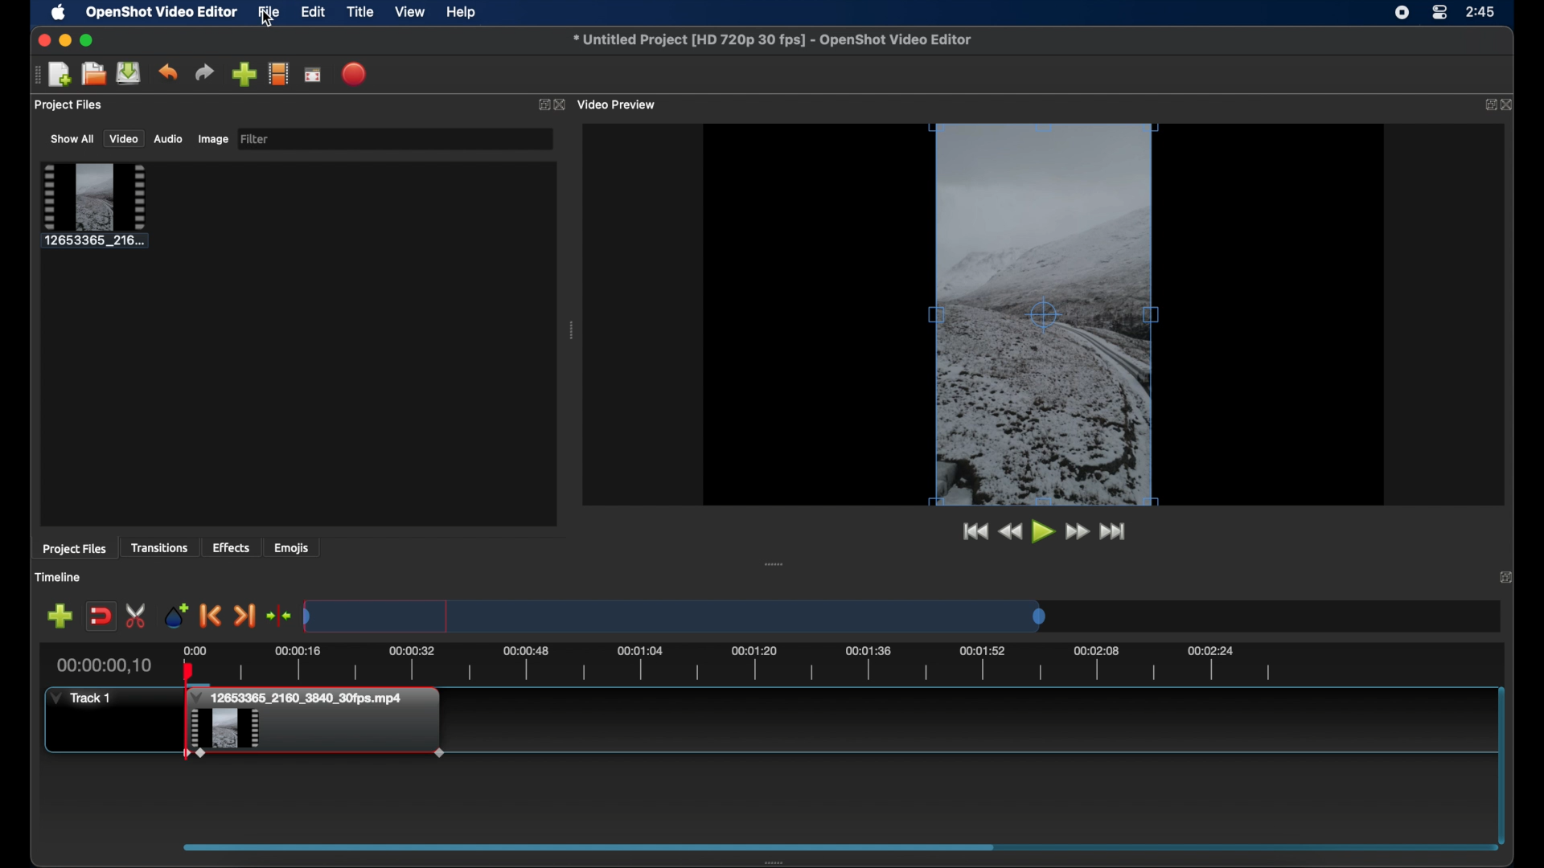 This screenshot has height=868, width=1544. I want to click on image, so click(211, 139).